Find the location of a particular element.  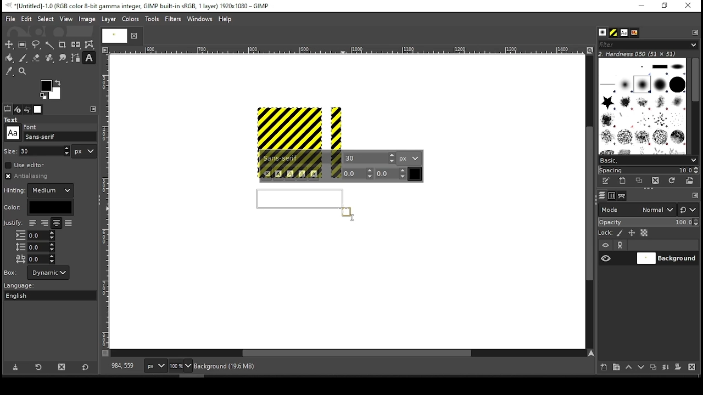

 is located at coordinates (13, 224).